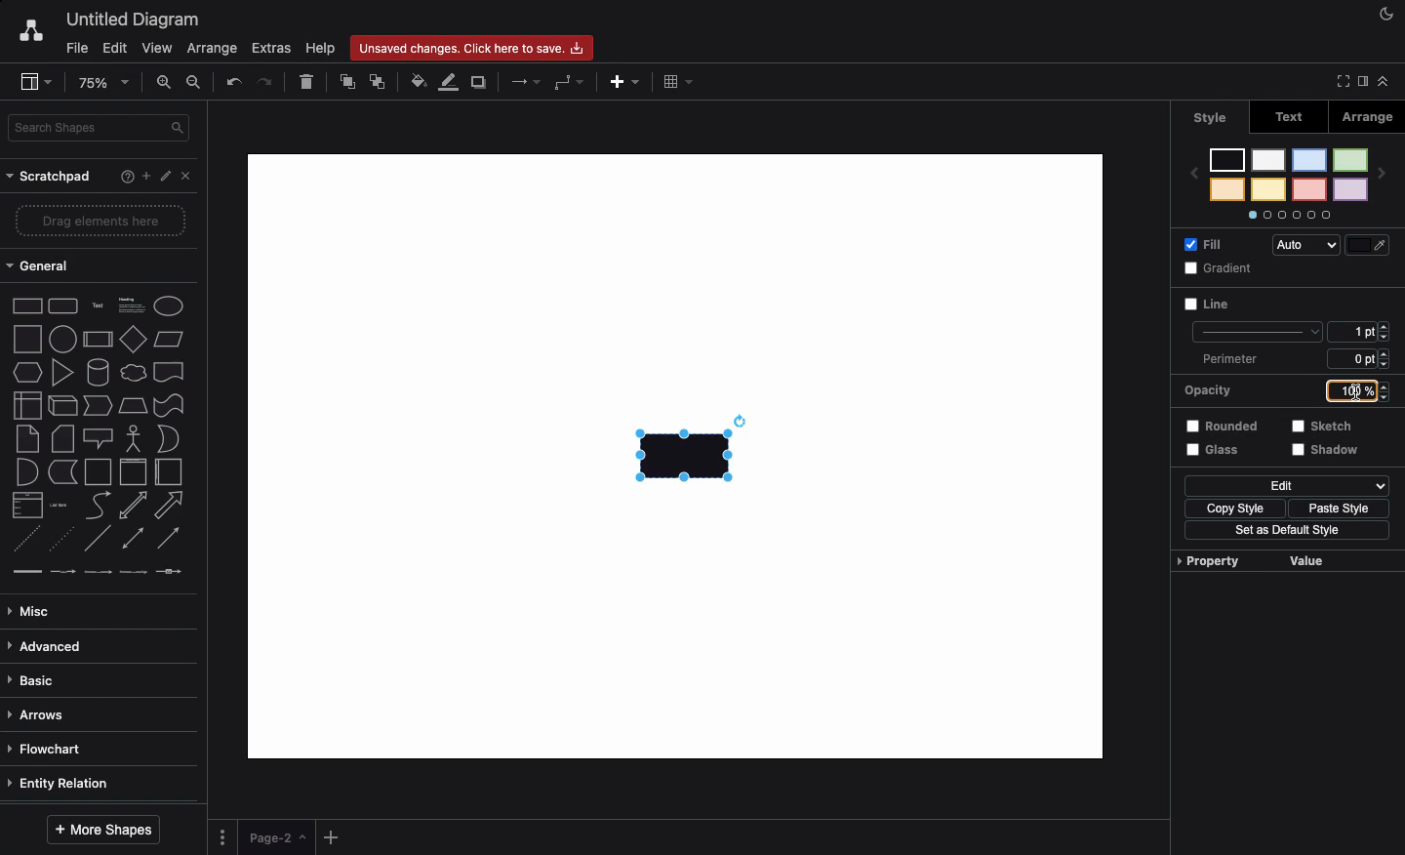  I want to click on Auto, so click(1306, 244).